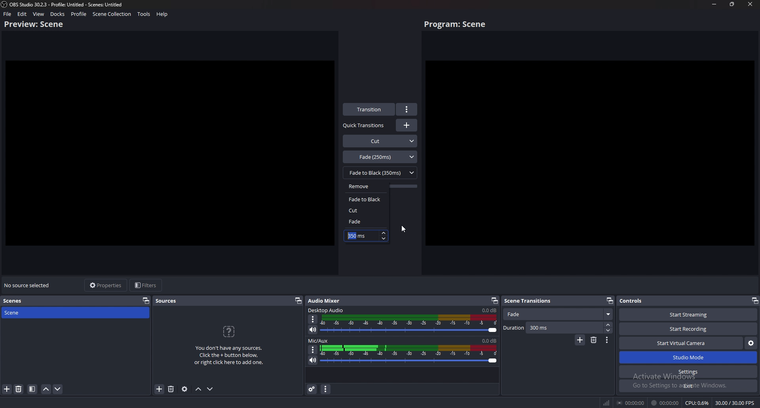  What do you see at coordinates (530, 300) in the screenshot?
I see `Seen transitions ` at bounding box center [530, 300].